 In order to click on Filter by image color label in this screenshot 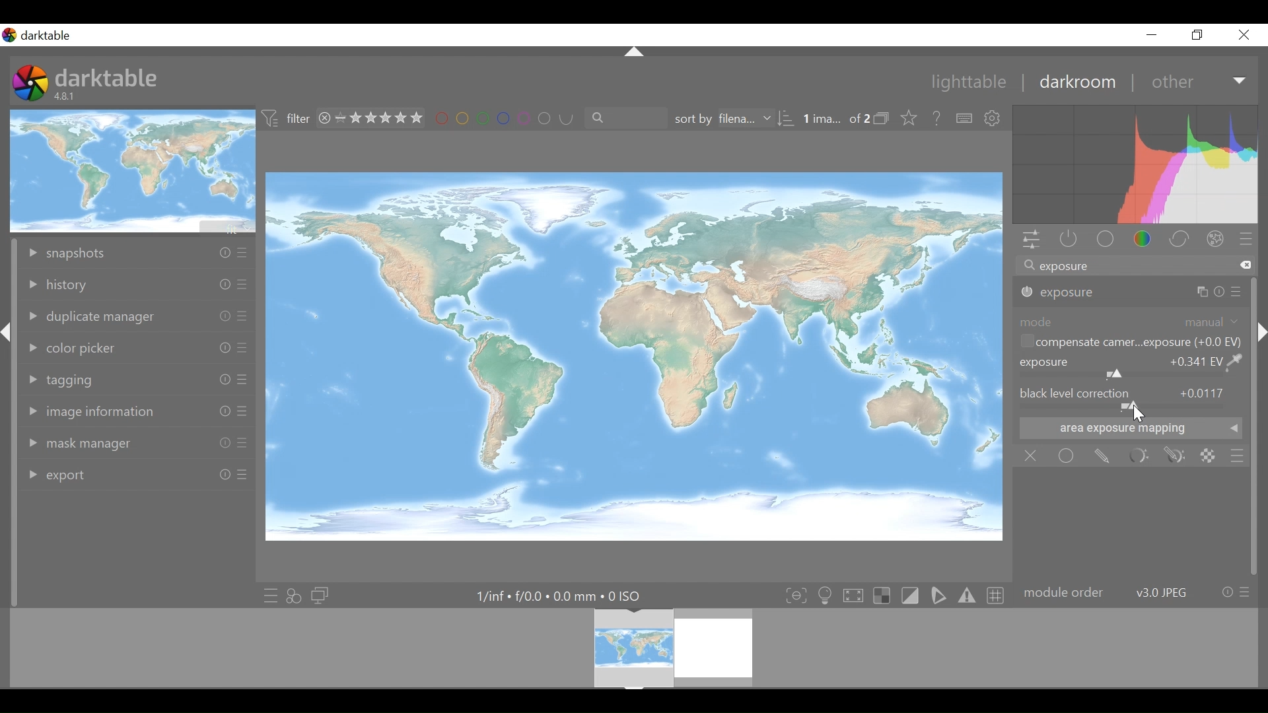, I will do `click(499, 118)`.